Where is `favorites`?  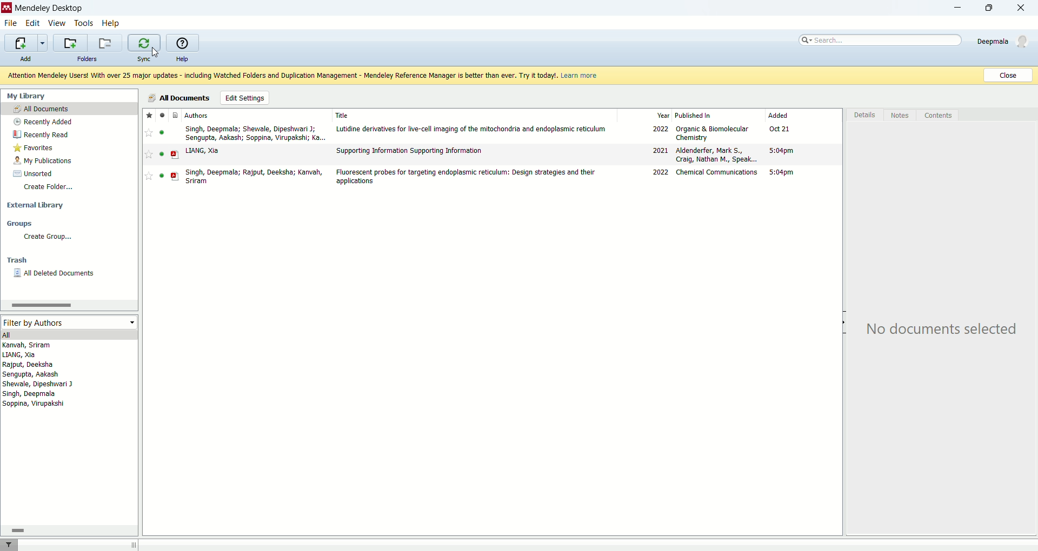
favorites is located at coordinates (148, 115).